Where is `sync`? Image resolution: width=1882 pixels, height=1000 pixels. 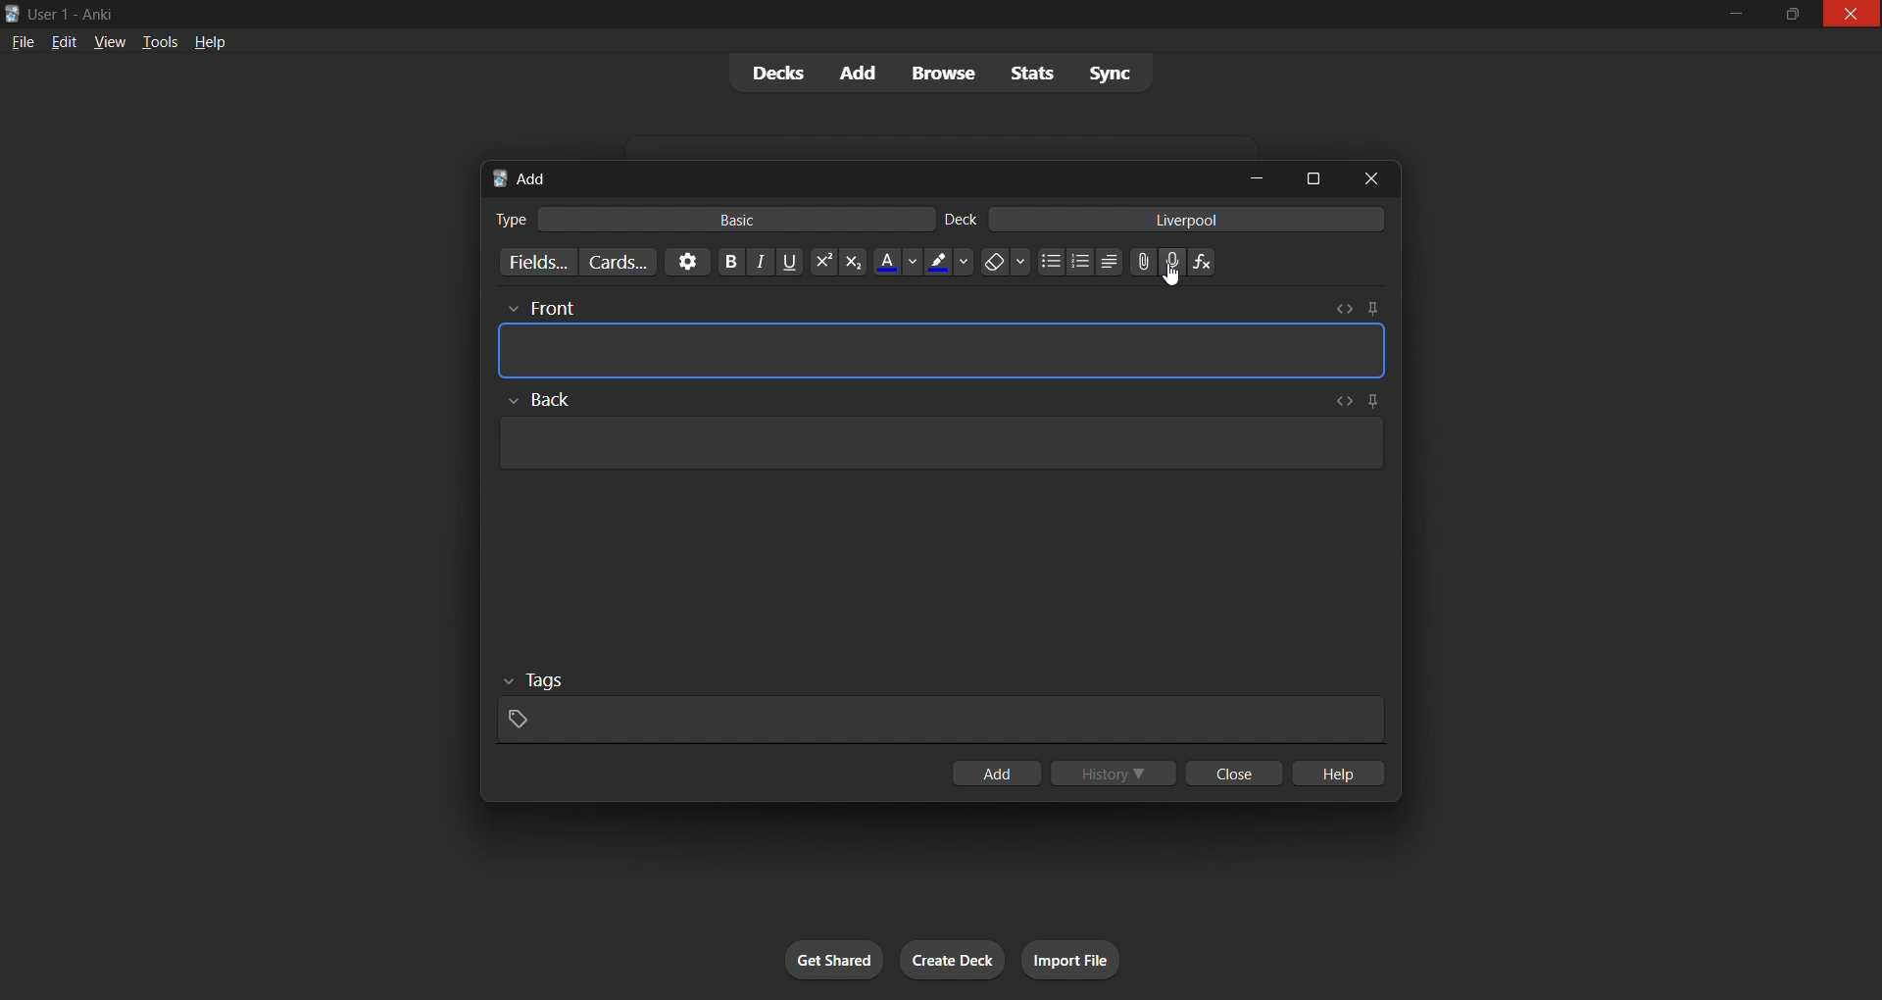
sync is located at coordinates (1113, 74).